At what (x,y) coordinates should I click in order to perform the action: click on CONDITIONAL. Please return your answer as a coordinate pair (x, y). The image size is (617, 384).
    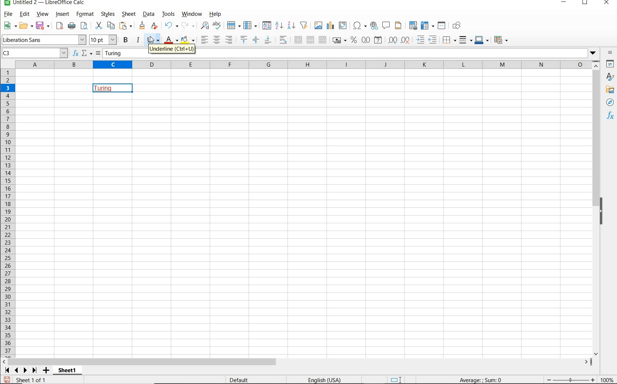
    Looking at the image, I should click on (500, 40).